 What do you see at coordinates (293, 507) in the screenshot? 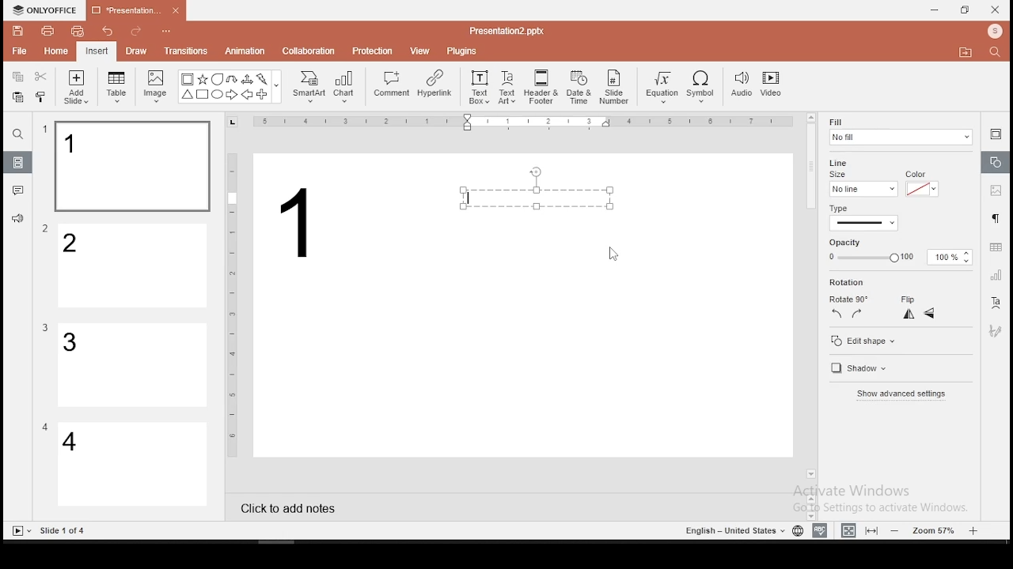
I see `click to add notes` at bounding box center [293, 507].